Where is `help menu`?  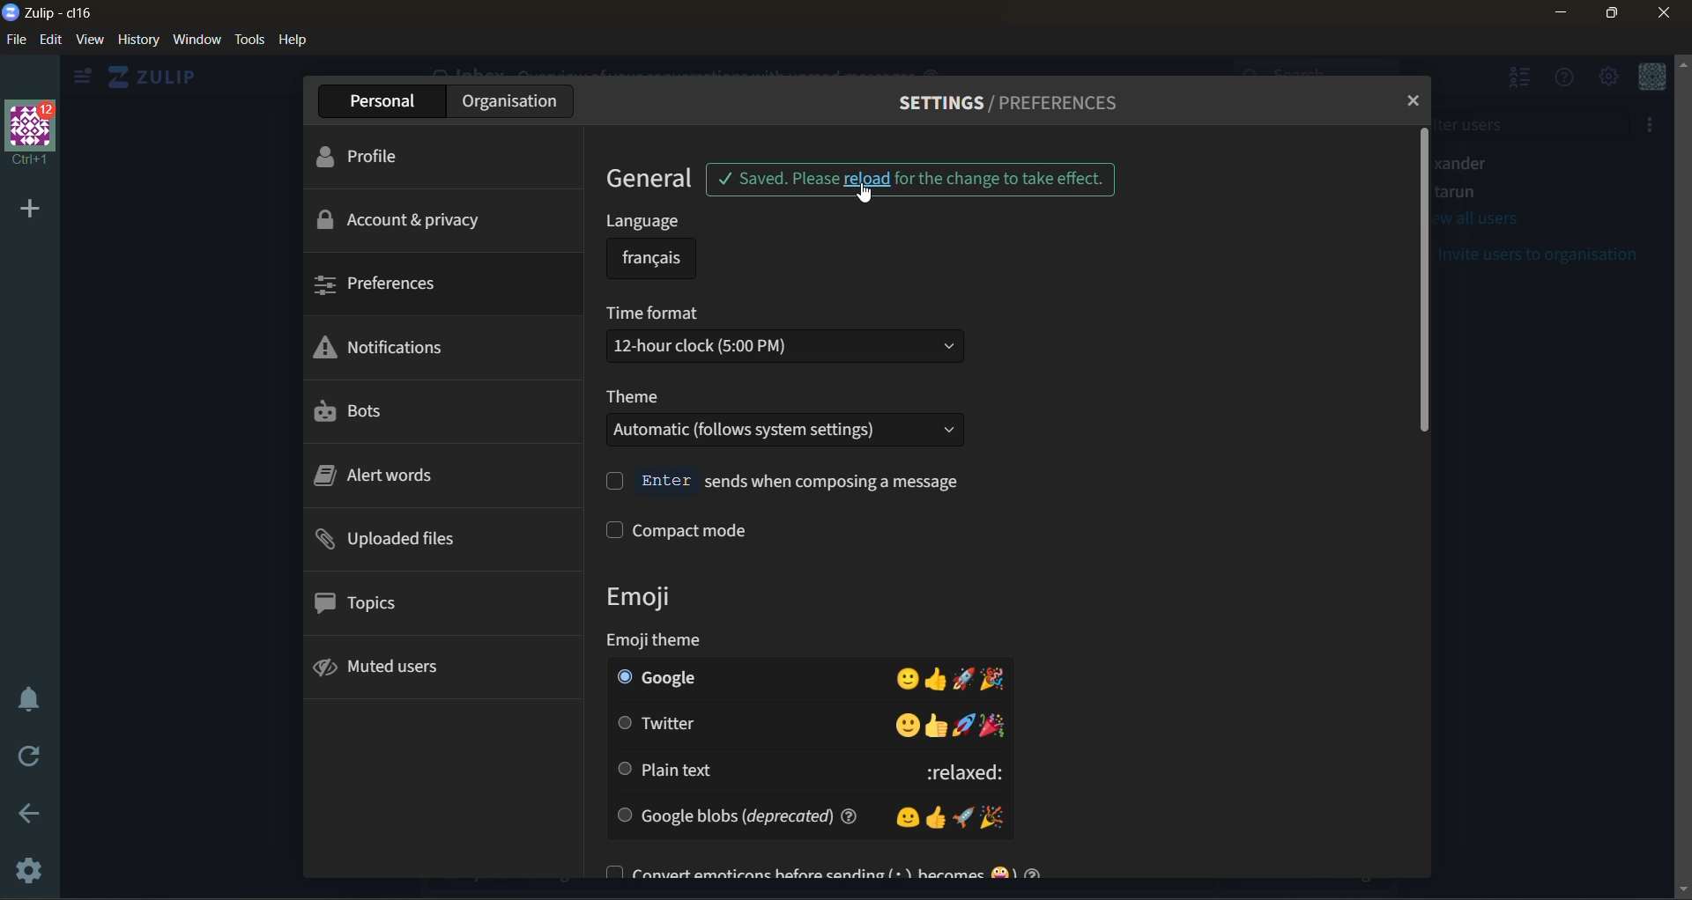 help menu is located at coordinates (1570, 85).